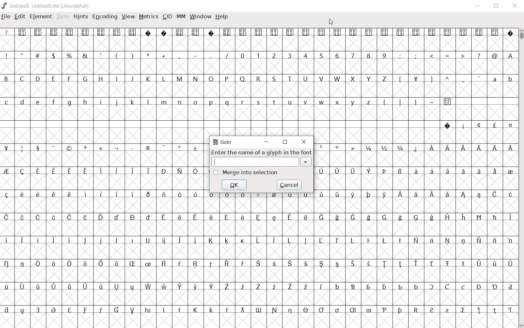 The image size is (524, 328). I want to click on Symbol, so click(463, 125).